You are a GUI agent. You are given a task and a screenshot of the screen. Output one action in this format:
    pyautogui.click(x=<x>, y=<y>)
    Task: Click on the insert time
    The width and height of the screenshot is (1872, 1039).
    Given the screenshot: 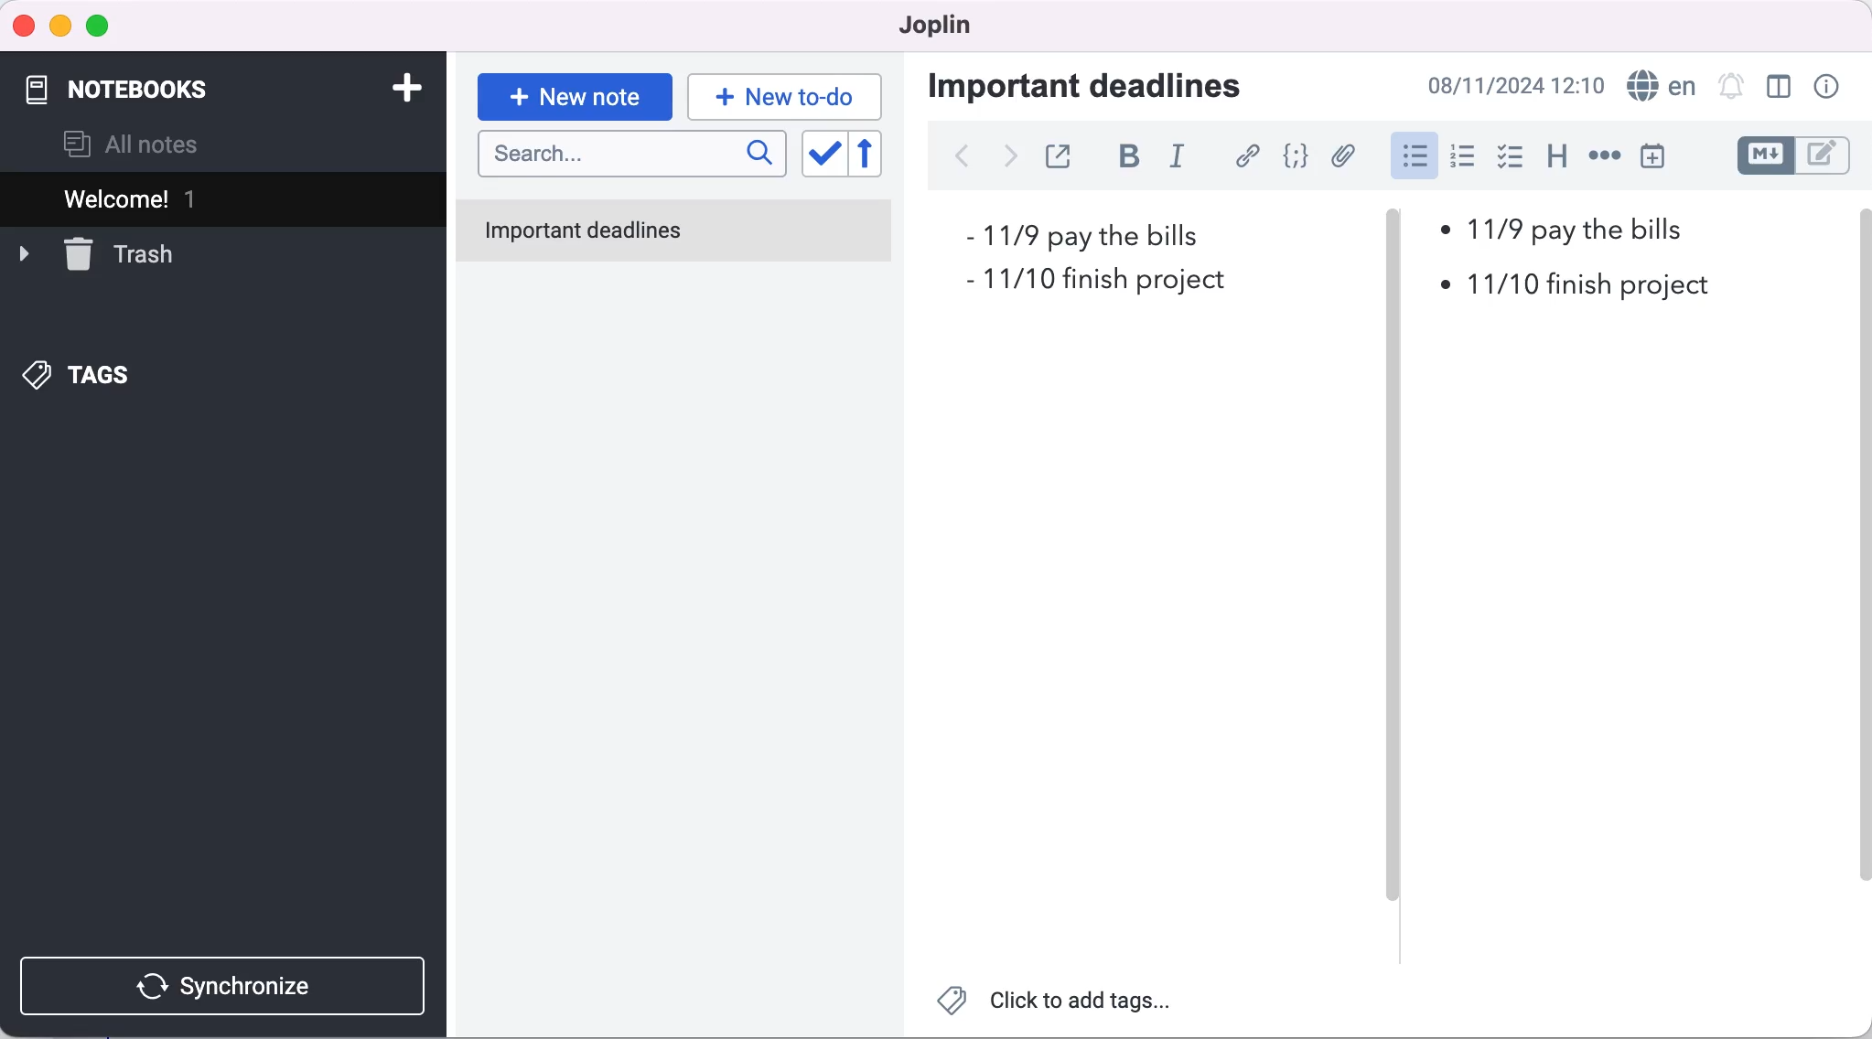 What is the action you would take?
    pyautogui.click(x=1663, y=155)
    